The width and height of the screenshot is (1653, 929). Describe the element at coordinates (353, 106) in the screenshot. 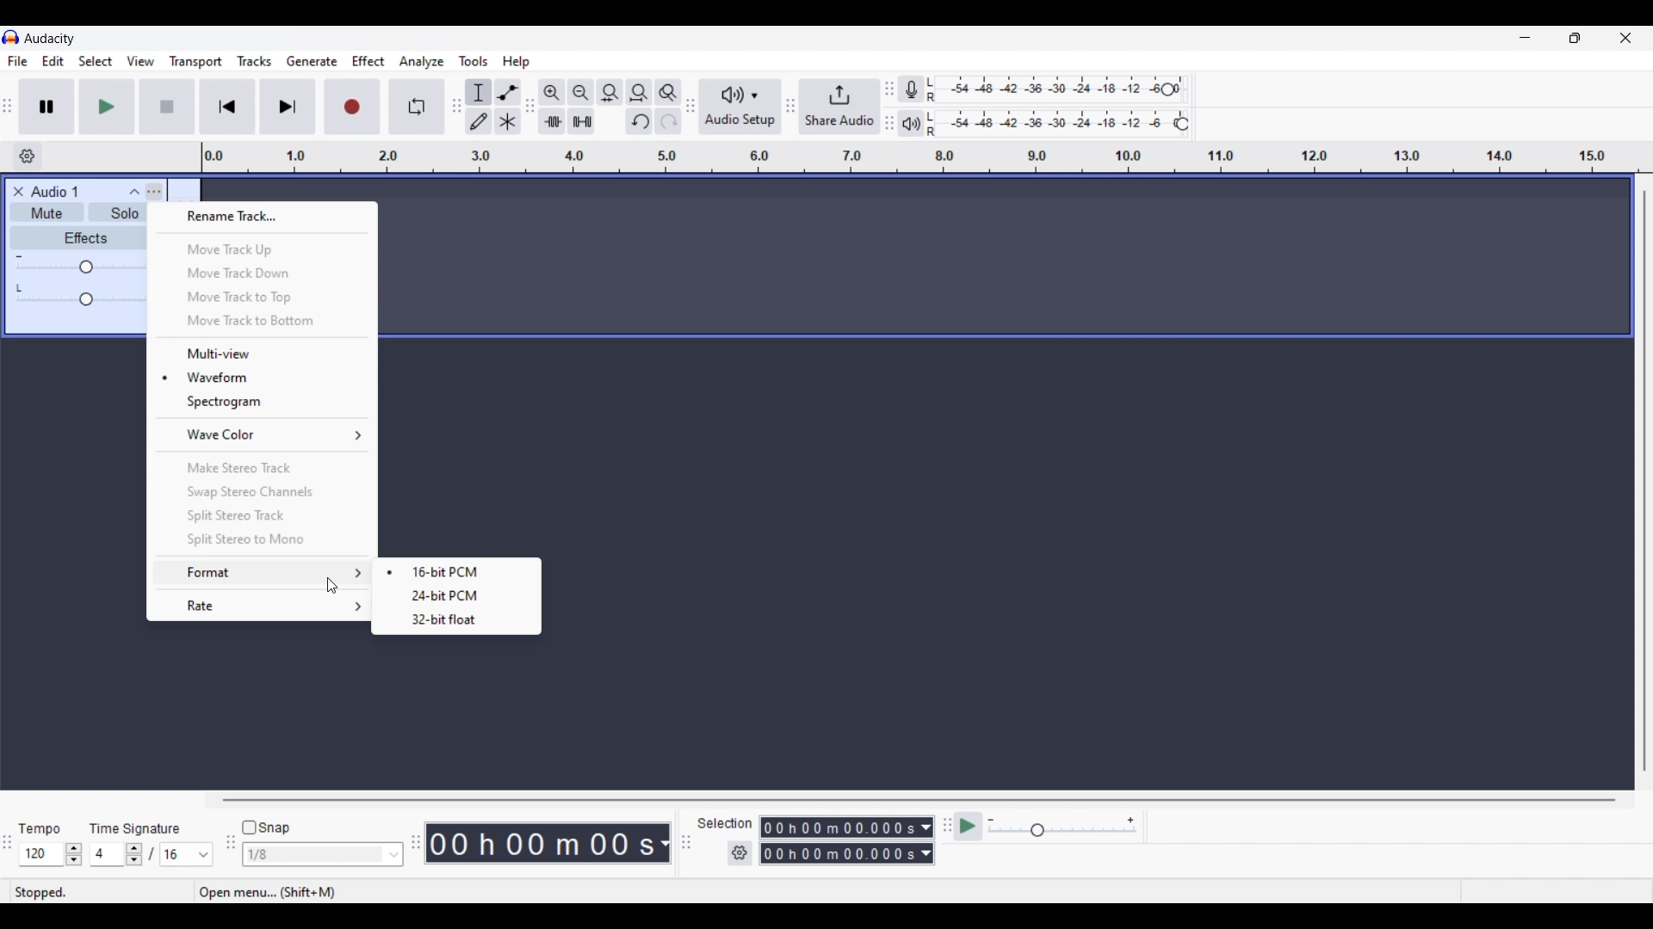

I see `Record/Record new track` at that location.